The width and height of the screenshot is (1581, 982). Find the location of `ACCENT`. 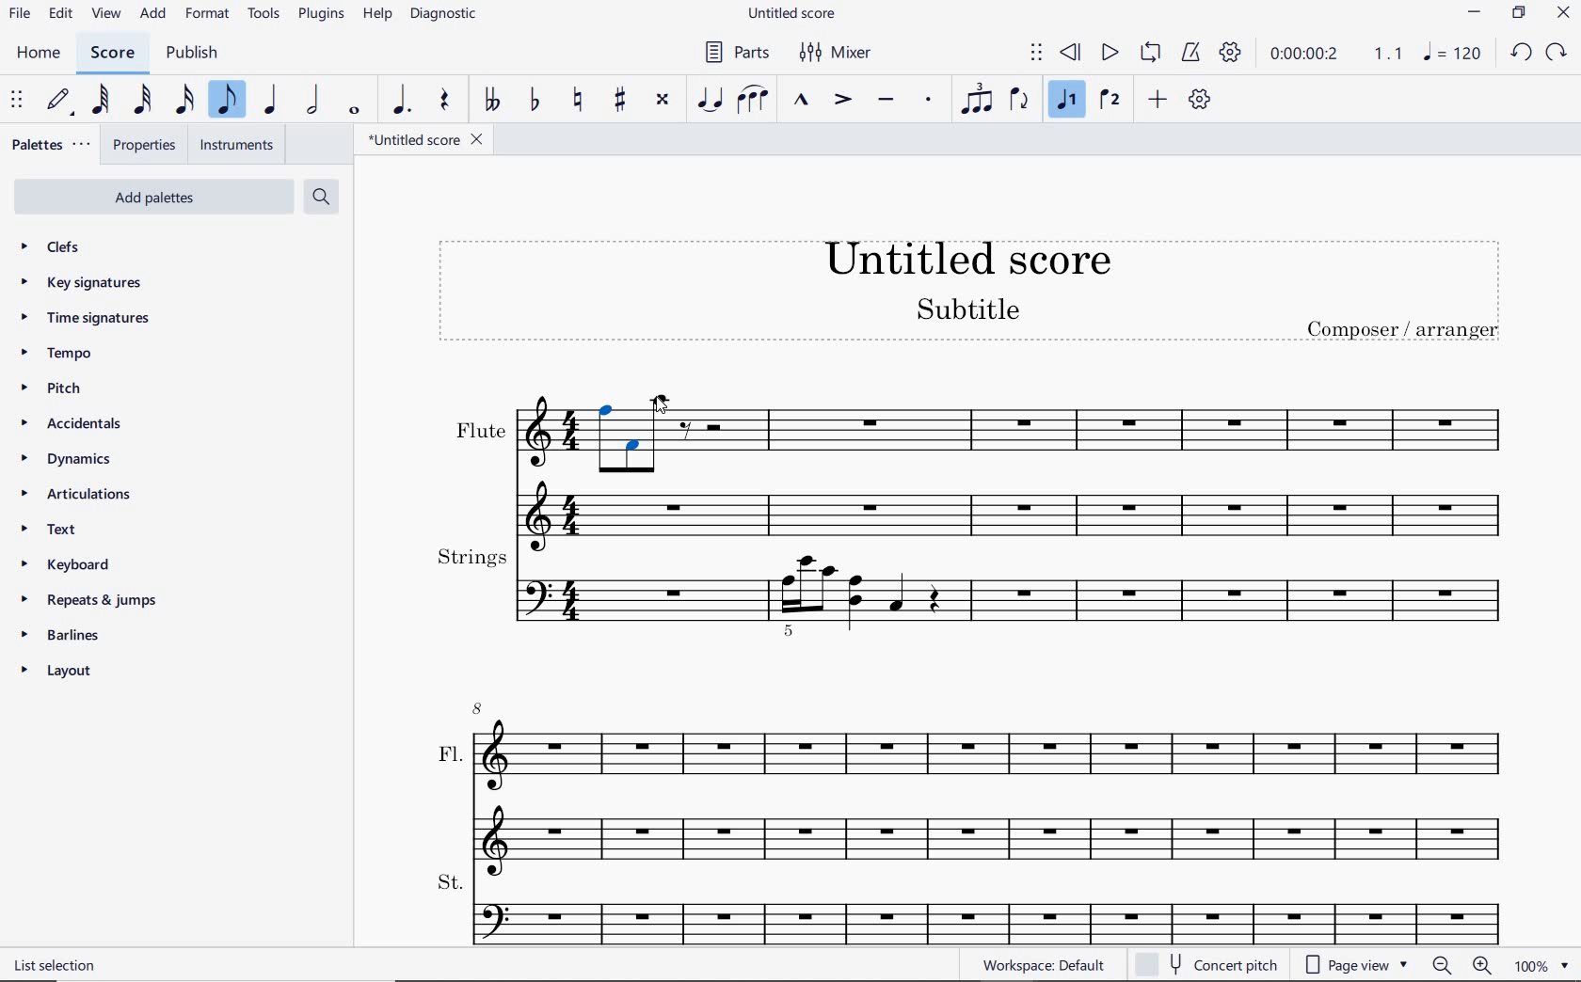

ACCENT is located at coordinates (842, 101).